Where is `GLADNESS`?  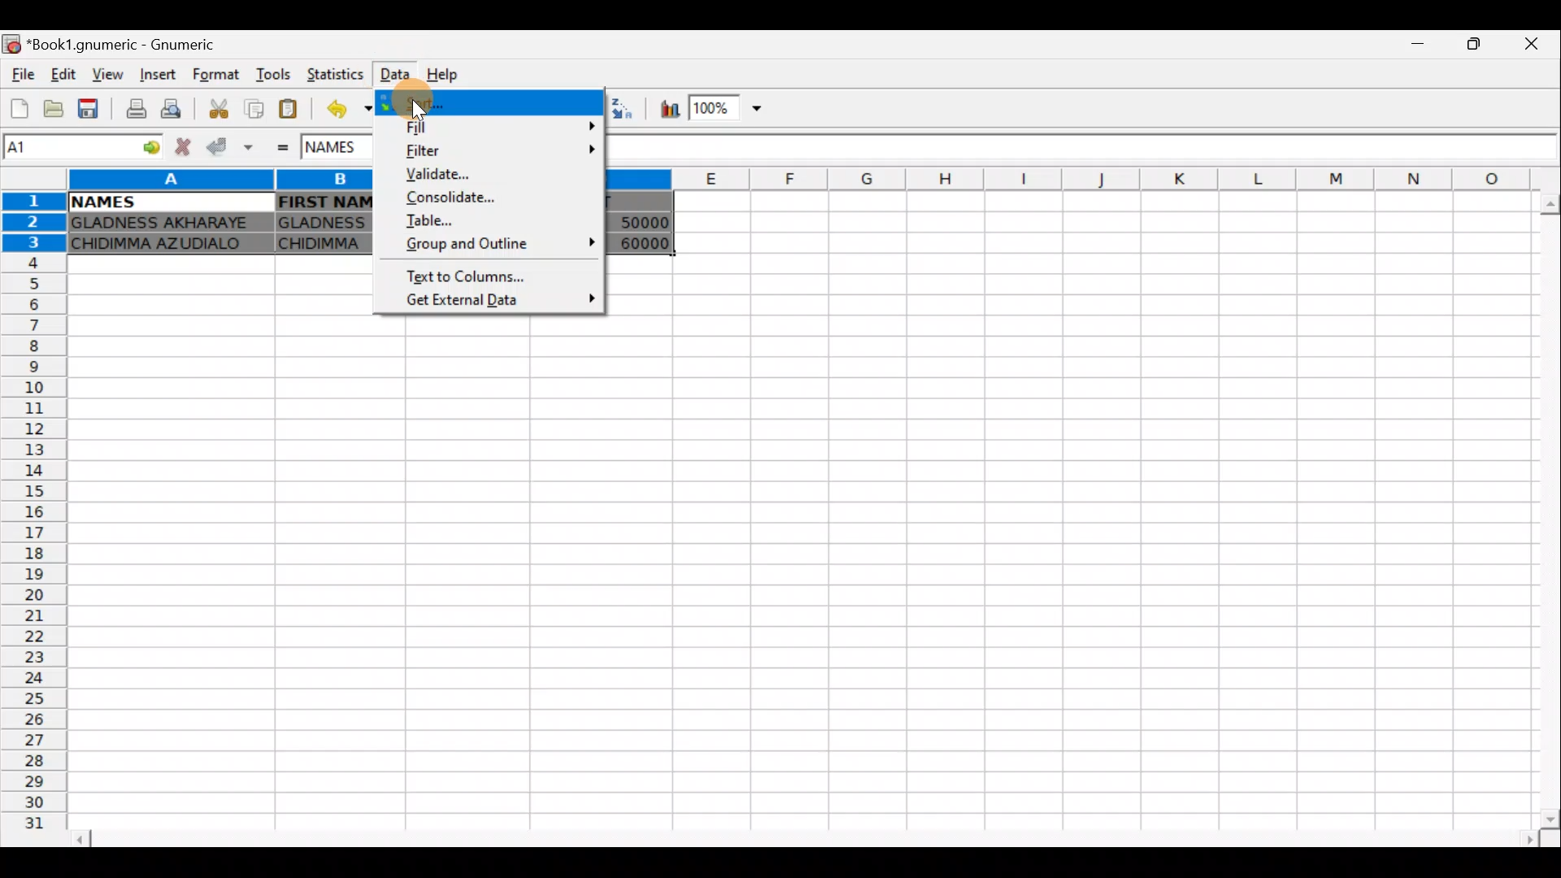 GLADNESS is located at coordinates (323, 221).